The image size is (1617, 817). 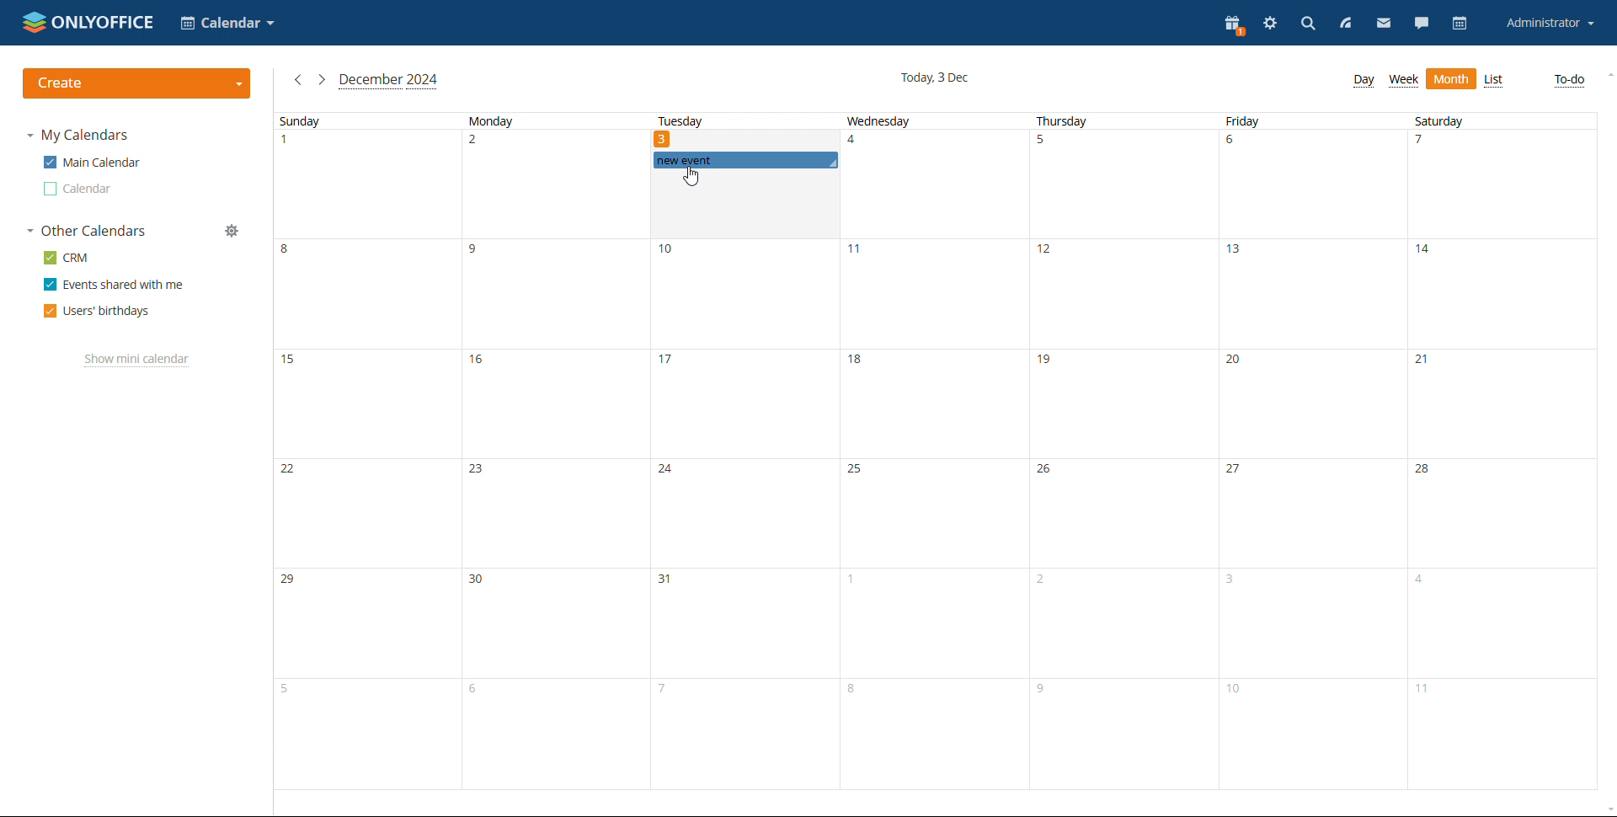 What do you see at coordinates (137, 83) in the screenshot?
I see `create` at bounding box center [137, 83].